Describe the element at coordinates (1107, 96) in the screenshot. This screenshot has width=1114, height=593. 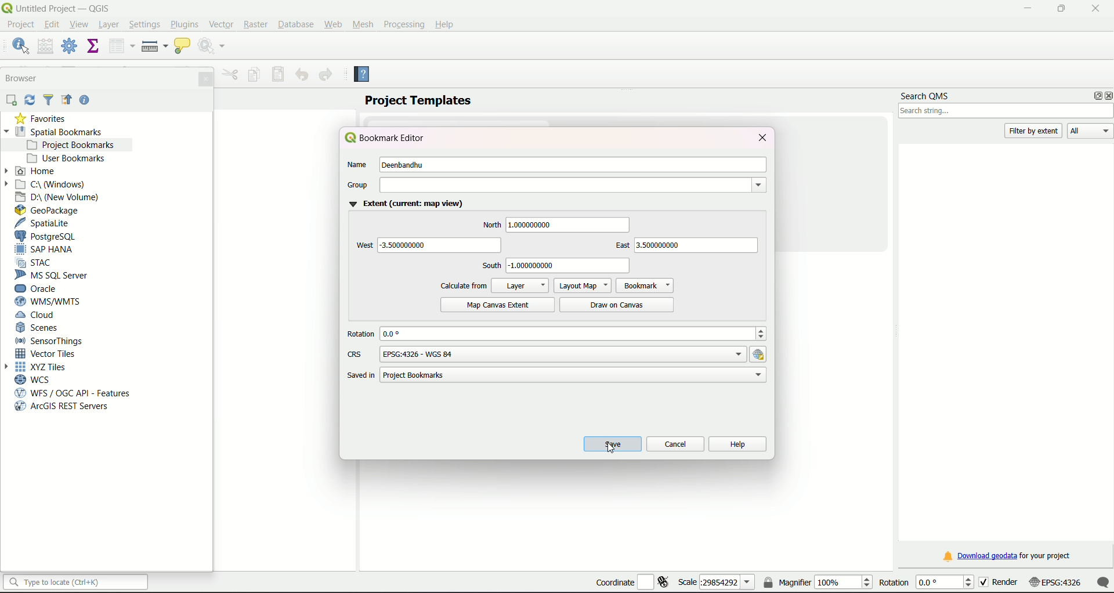
I see `close` at that location.